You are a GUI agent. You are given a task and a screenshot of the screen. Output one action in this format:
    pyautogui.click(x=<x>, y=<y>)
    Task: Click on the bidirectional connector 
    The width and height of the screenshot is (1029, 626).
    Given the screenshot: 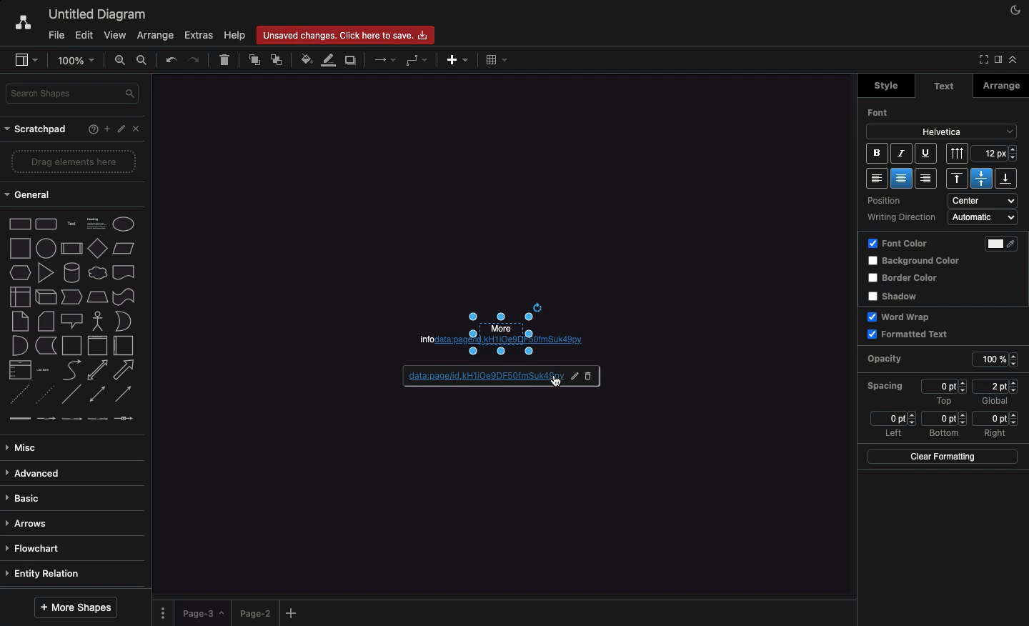 What is the action you would take?
    pyautogui.click(x=96, y=394)
    